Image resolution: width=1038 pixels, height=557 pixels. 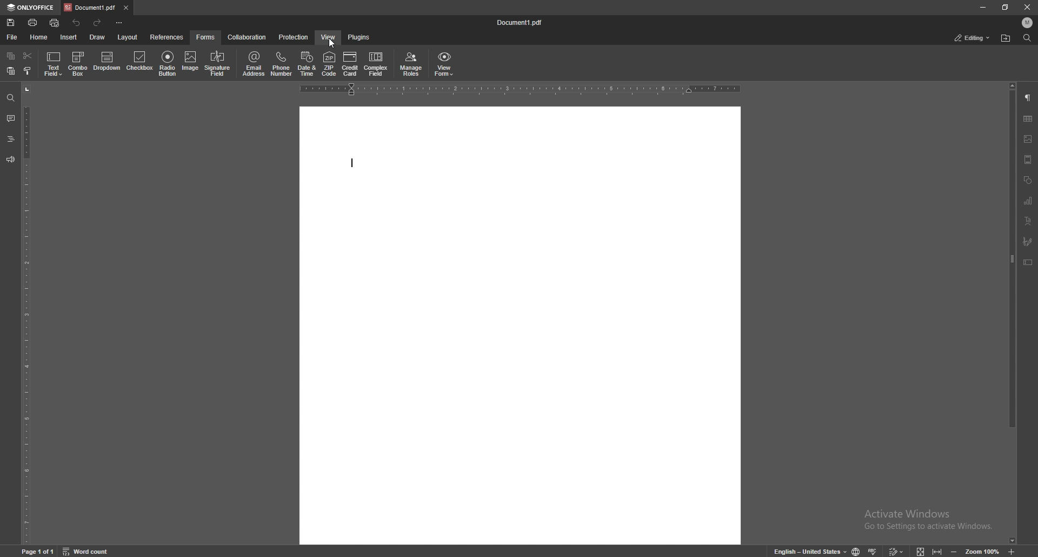 What do you see at coordinates (897, 551) in the screenshot?
I see `track changes` at bounding box center [897, 551].